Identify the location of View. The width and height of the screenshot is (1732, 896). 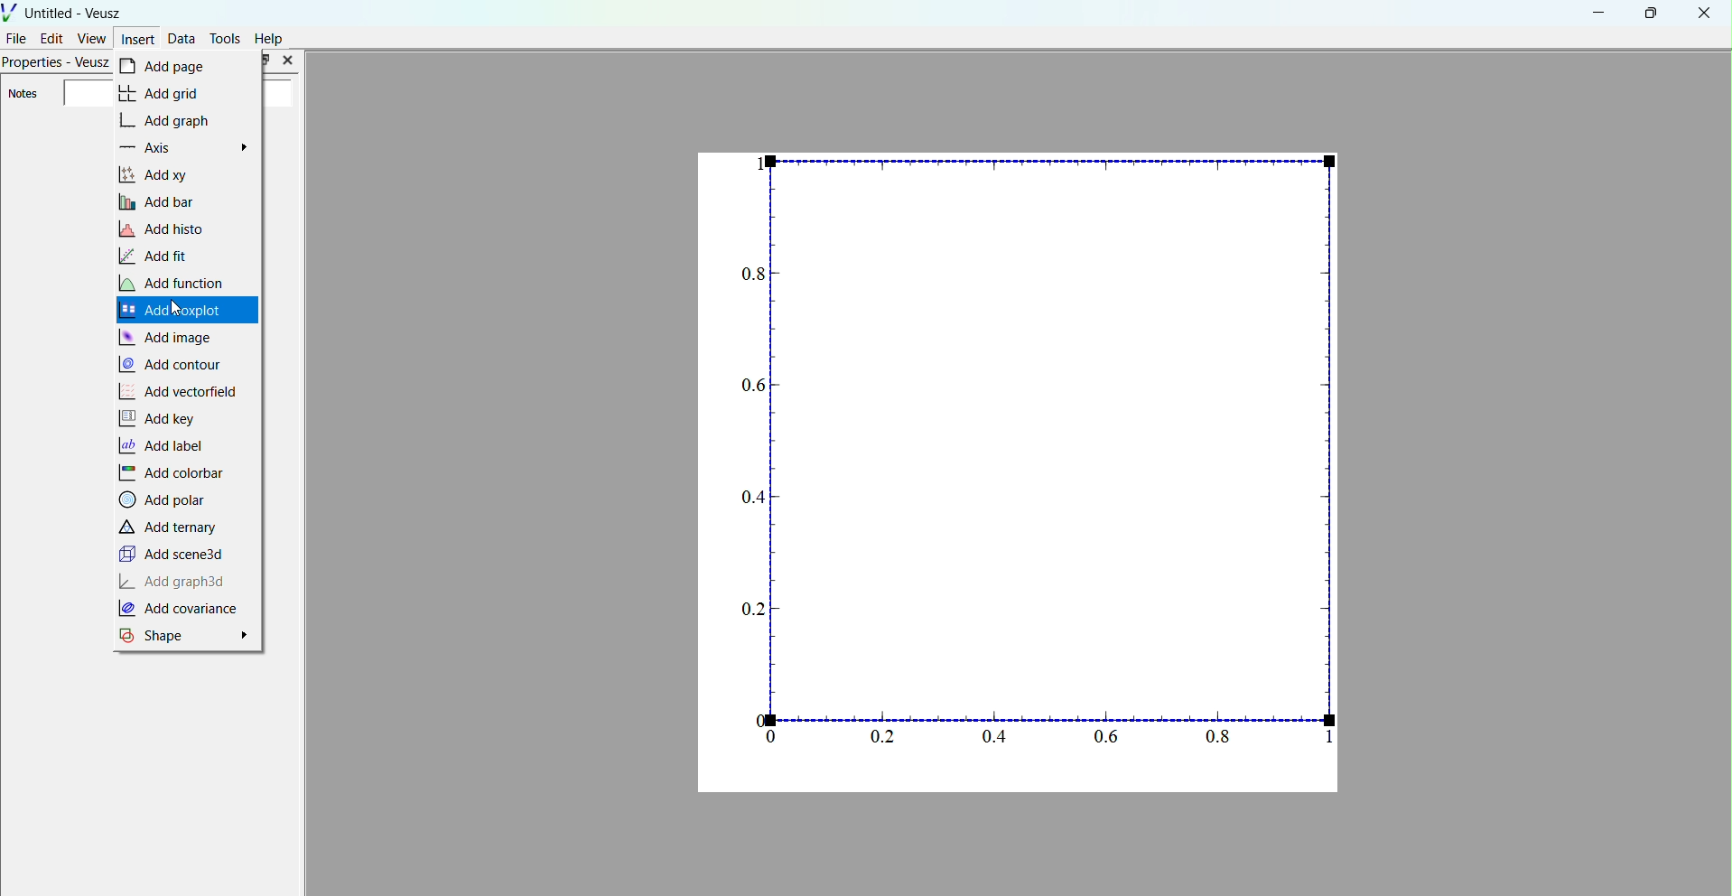
(91, 38).